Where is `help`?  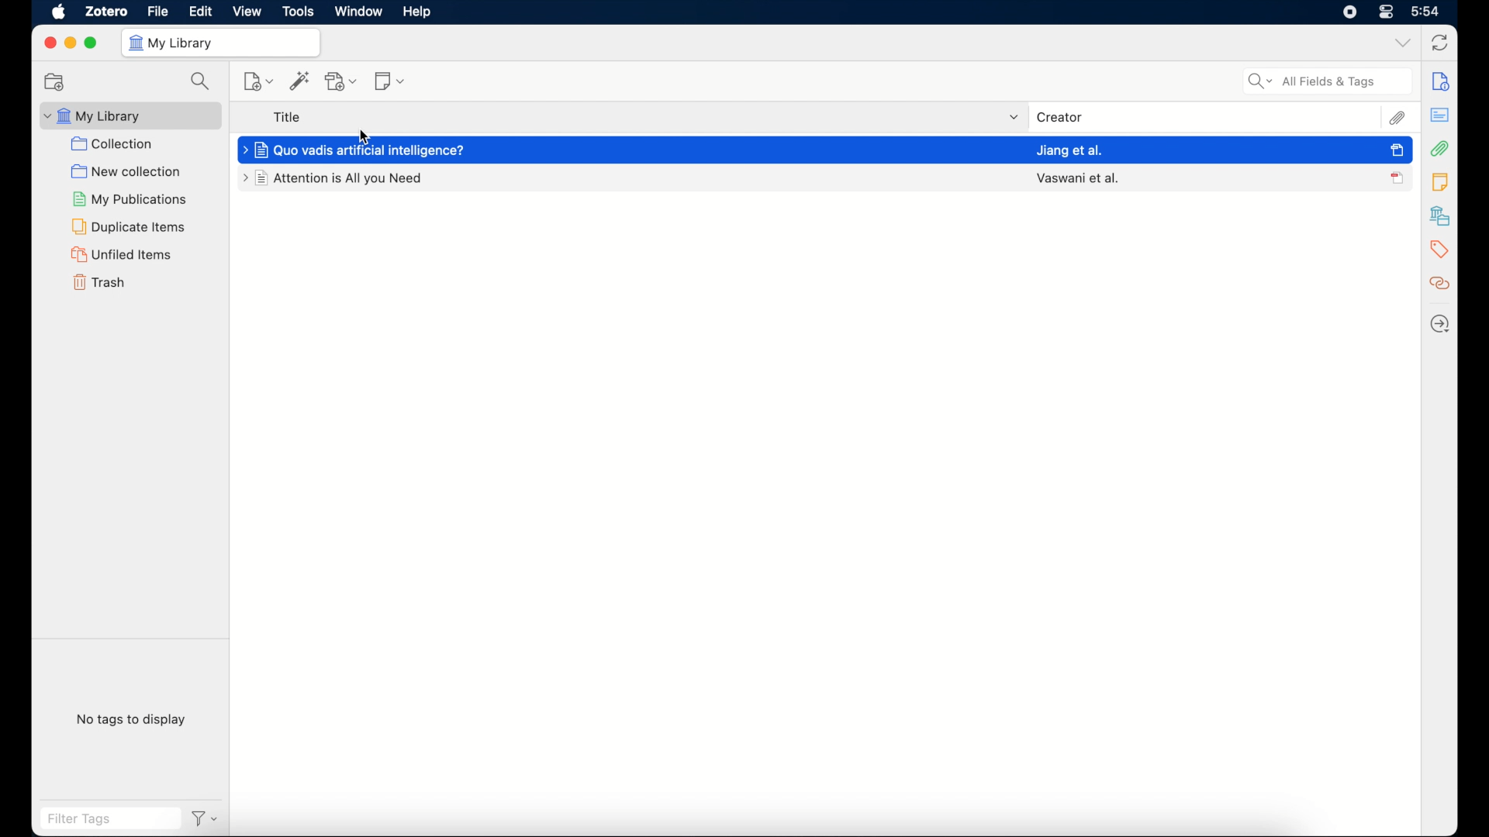
help is located at coordinates (420, 12).